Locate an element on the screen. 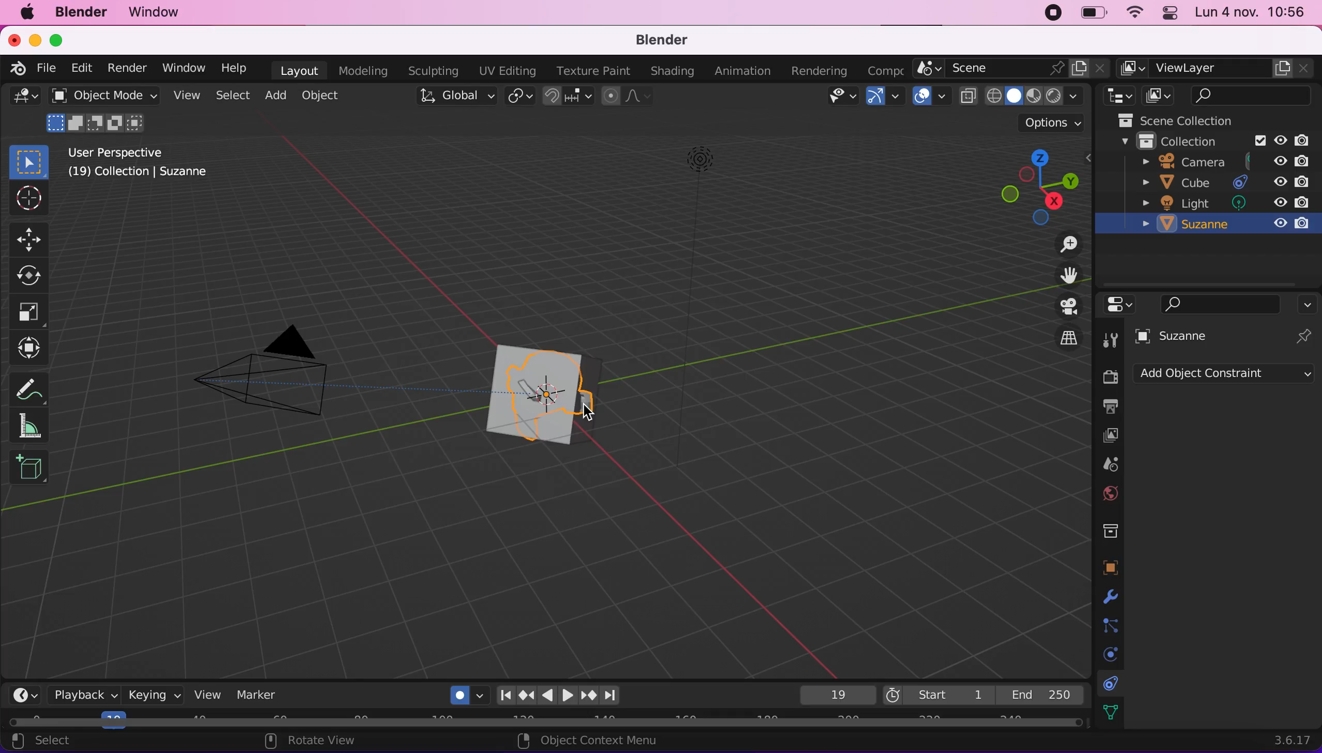  marker is located at coordinates (265, 694).